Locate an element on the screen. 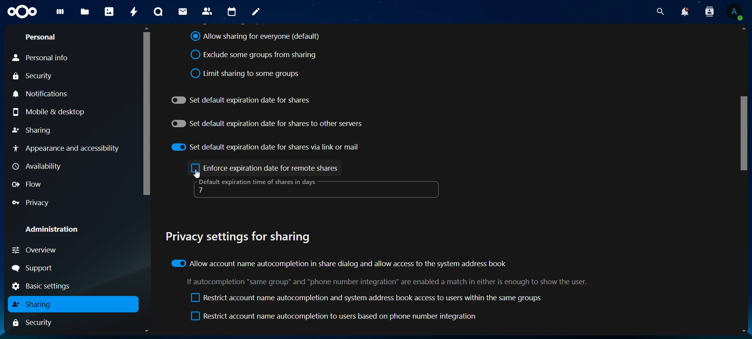 The width and height of the screenshot is (752, 339). photos is located at coordinates (108, 11).